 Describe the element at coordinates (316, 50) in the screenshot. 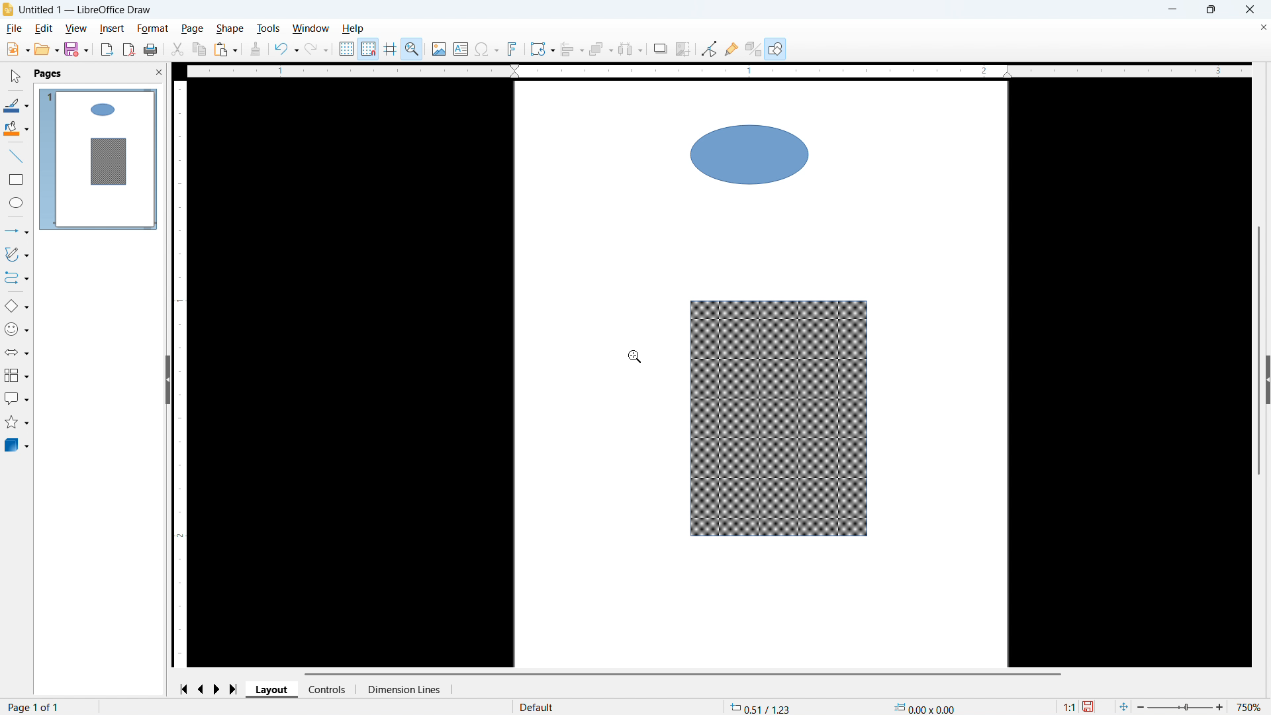

I see `Redo ` at that location.